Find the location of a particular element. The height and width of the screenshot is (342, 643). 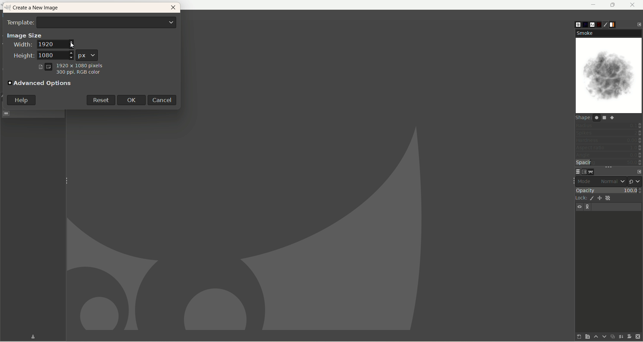

close is located at coordinates (633, 5).